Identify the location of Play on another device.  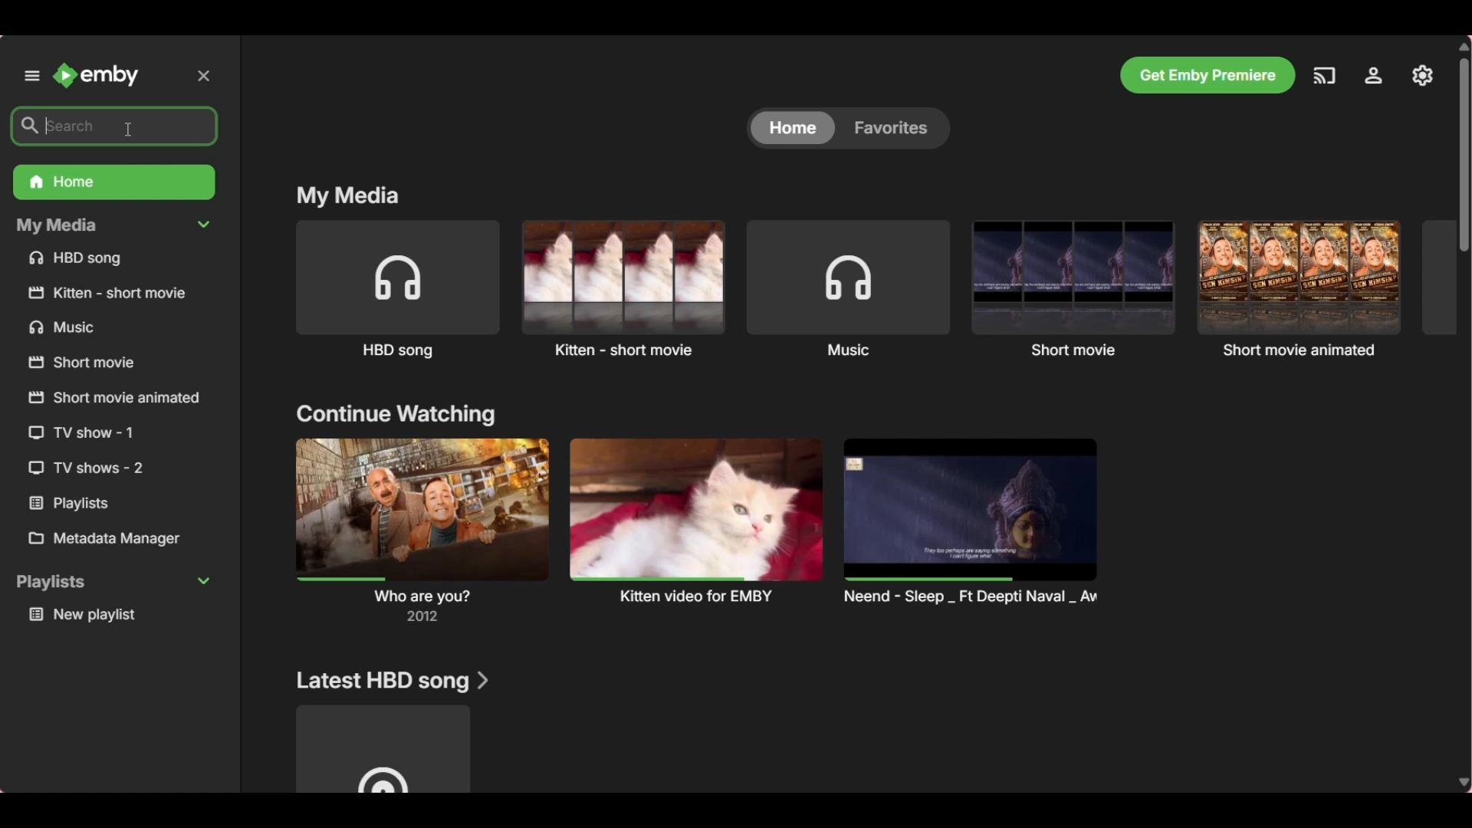
(1324, 76).